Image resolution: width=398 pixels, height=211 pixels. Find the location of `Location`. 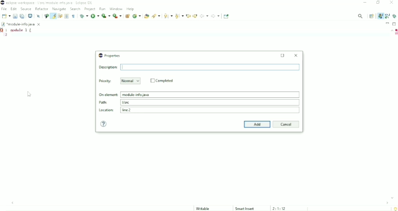

Location is located at coordinates (200, 110).